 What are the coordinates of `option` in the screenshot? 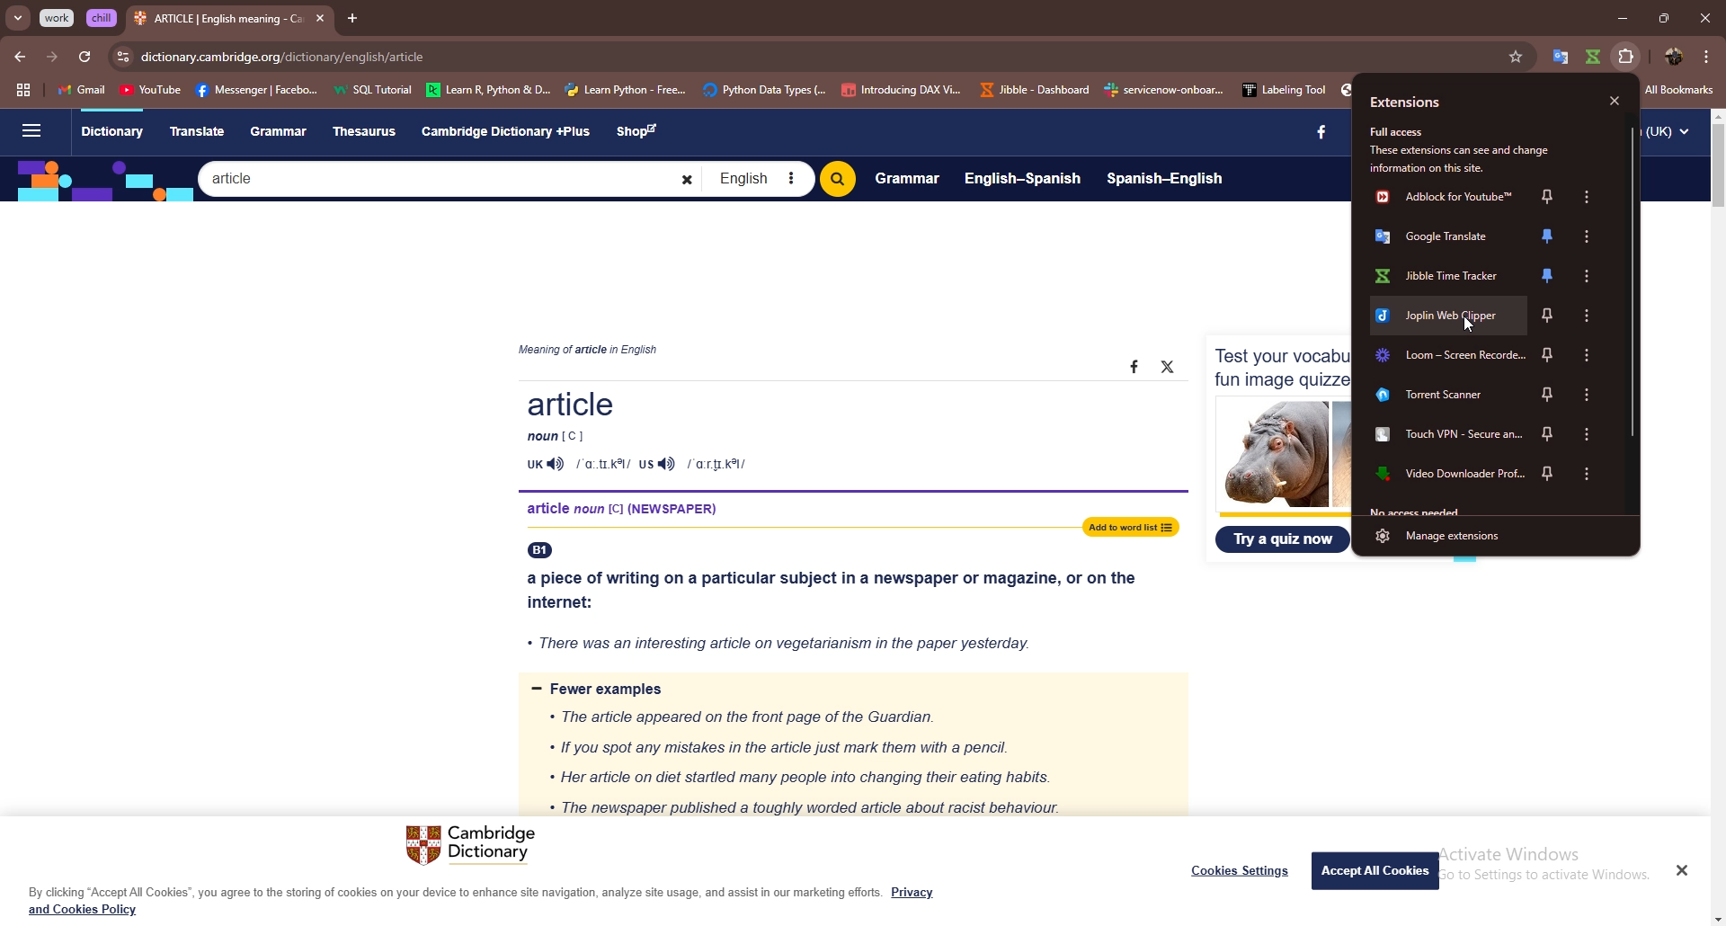 It's located at (1590, 355).